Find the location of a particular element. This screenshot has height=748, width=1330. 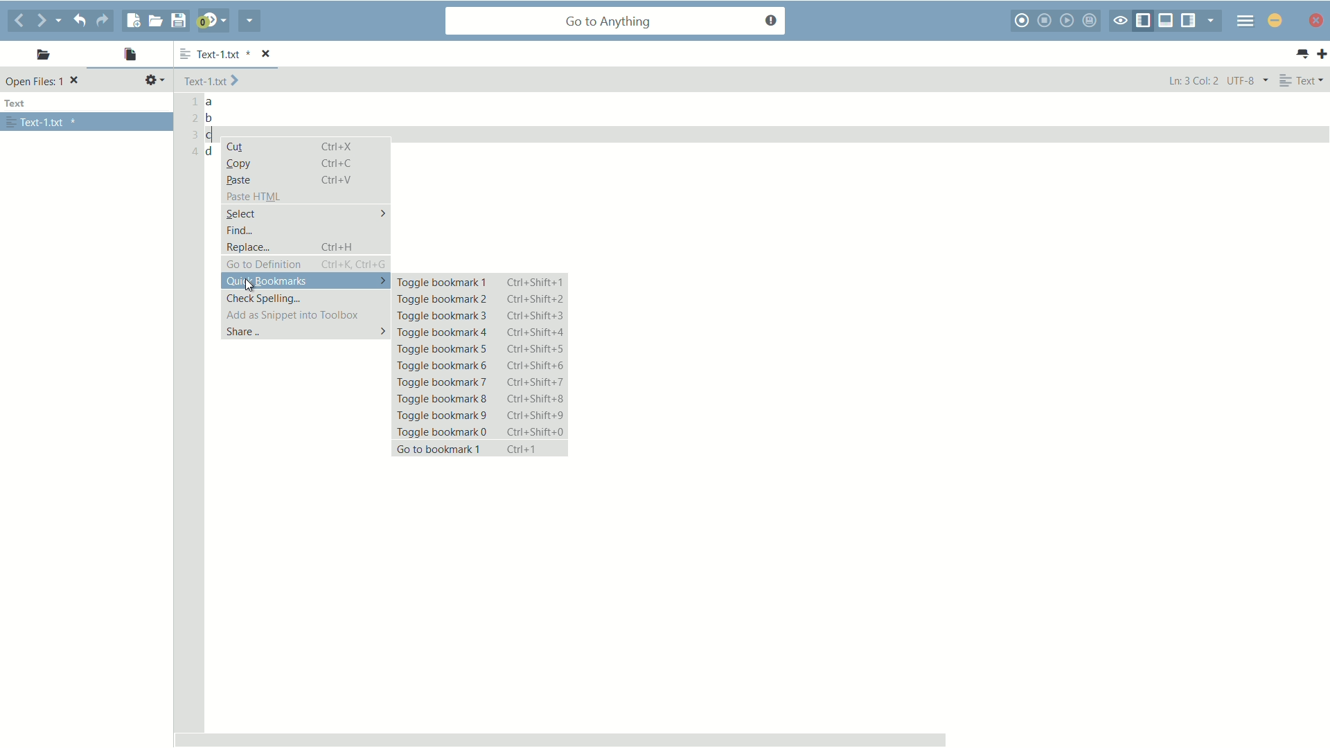

add as snippet into toolbox is located at coordinates (290, 314).